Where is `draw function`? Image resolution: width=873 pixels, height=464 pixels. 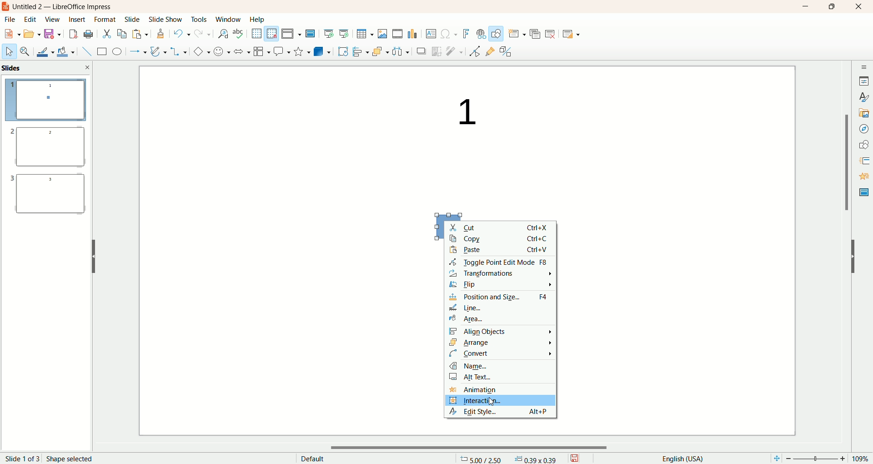 draw function is located at coordinates (496, 34).